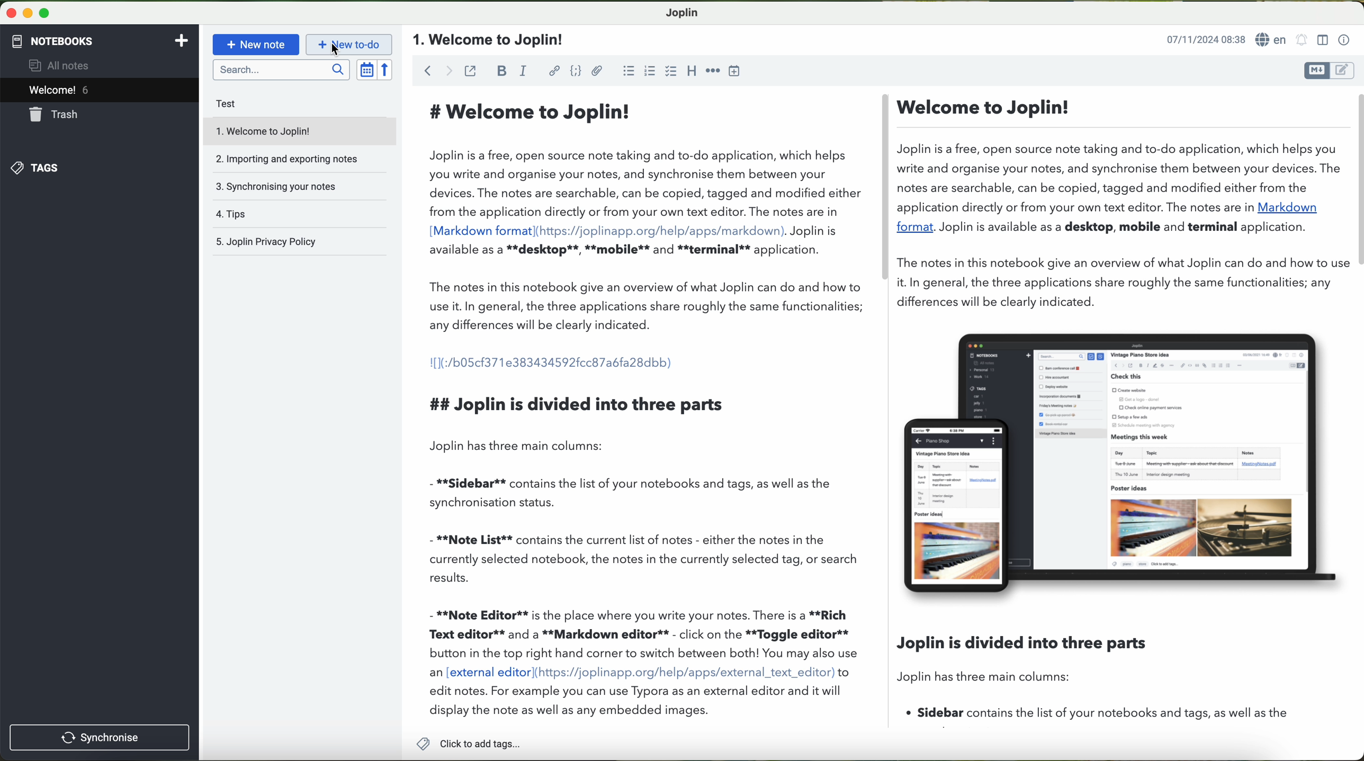  Describe the element at coordinates (471, 744) in the screenshot. I see `add tags` at that location.